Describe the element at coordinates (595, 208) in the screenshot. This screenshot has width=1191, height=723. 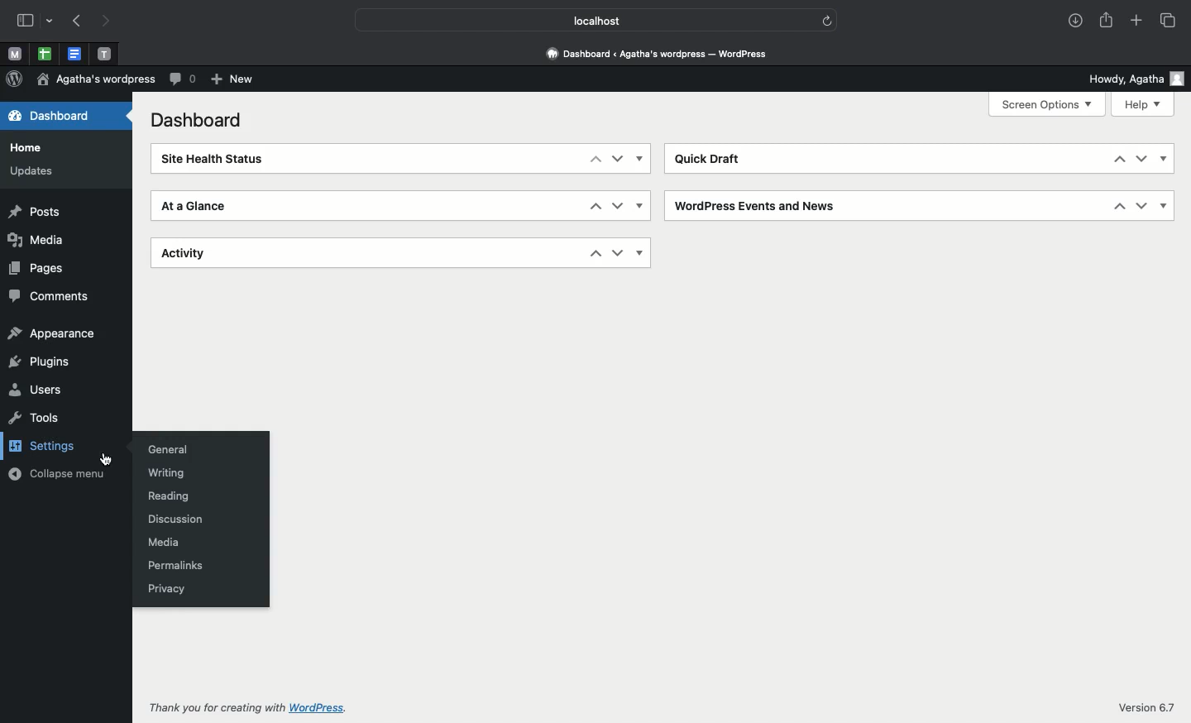
I see `Up` at that location.